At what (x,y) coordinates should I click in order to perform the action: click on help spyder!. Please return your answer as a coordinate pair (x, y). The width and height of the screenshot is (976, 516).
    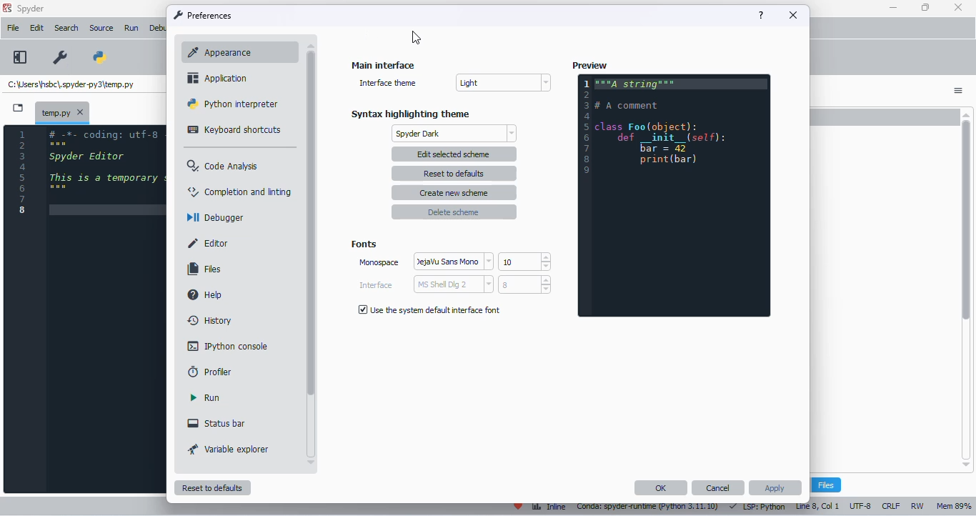
    Looking at the image, I should click on (519, 507).